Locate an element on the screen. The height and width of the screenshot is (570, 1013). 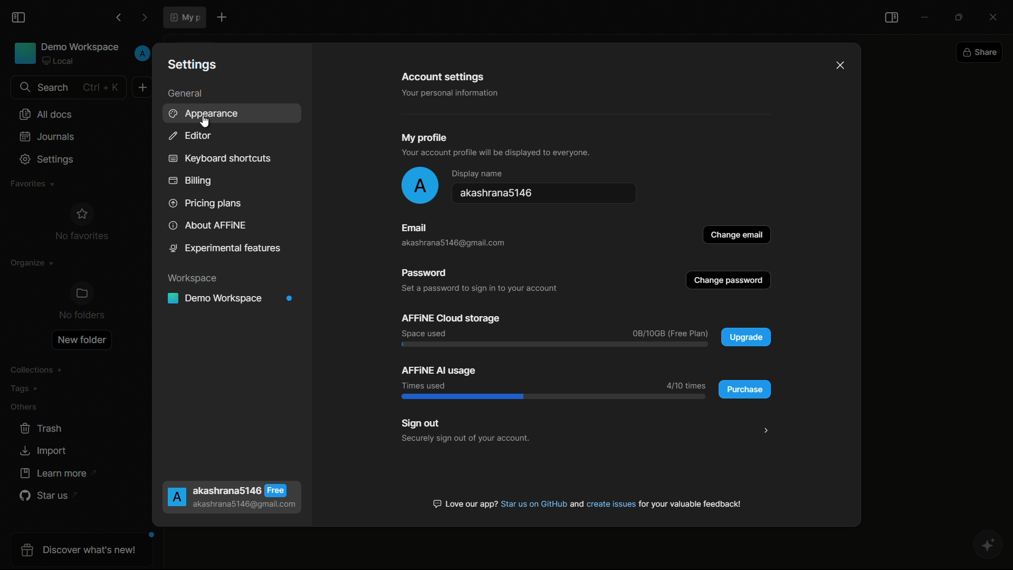
Email is located at coordinates (414, 226).